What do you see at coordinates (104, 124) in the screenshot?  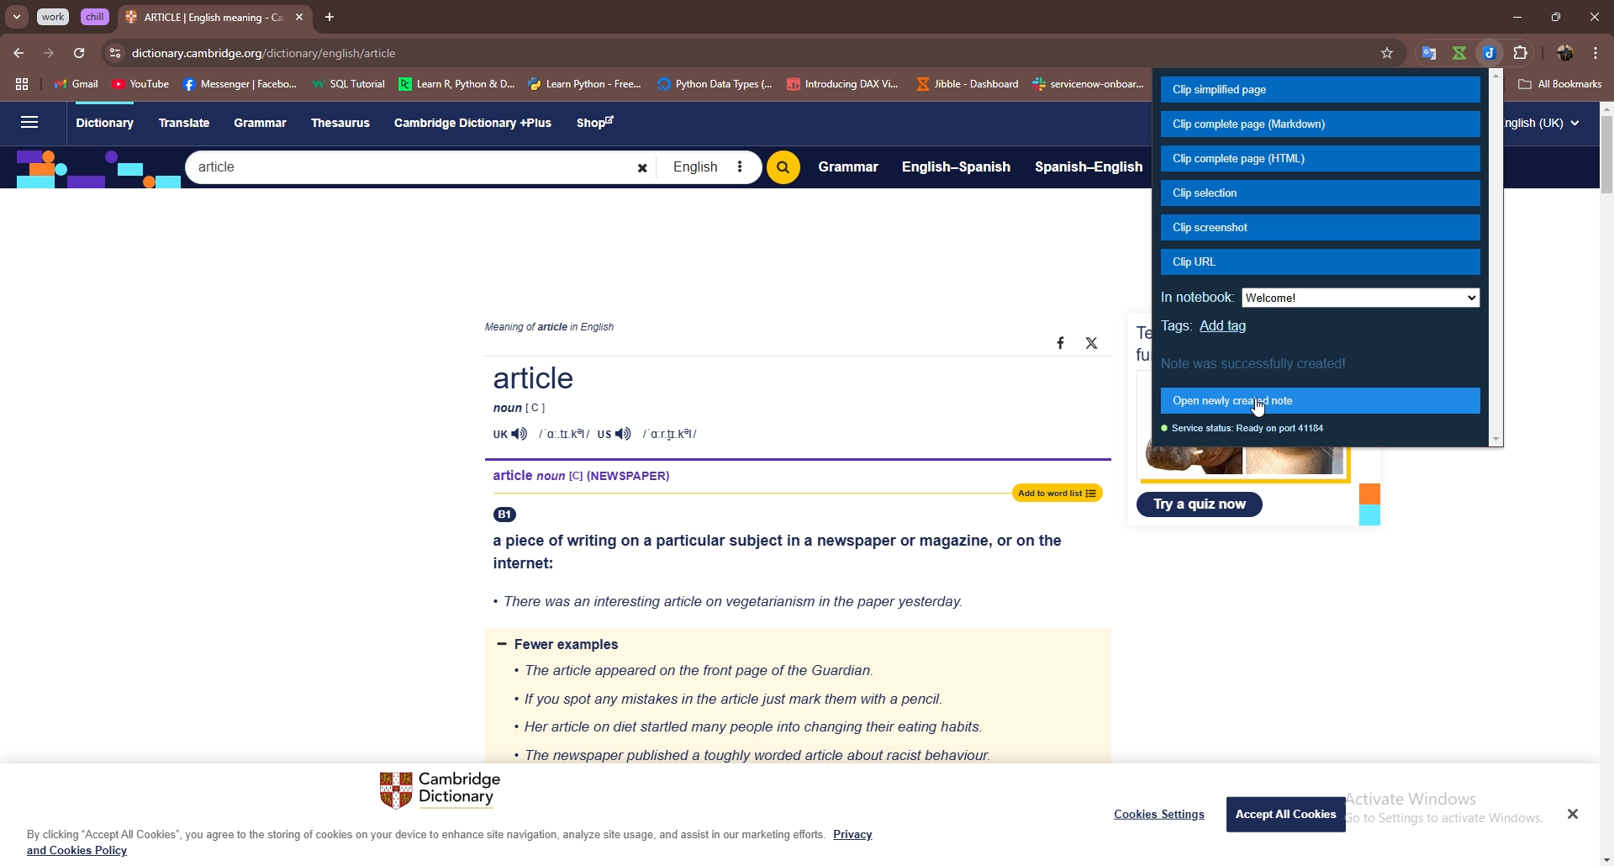 I see `Dictionary` at bounding box center [104, 124].